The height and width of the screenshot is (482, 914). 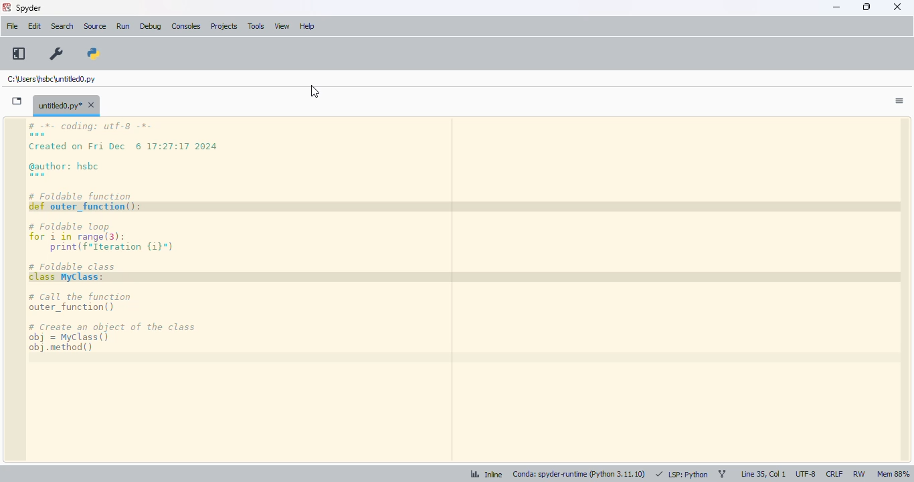 I want to click on untitled0.py, so click(x=51, y=79).